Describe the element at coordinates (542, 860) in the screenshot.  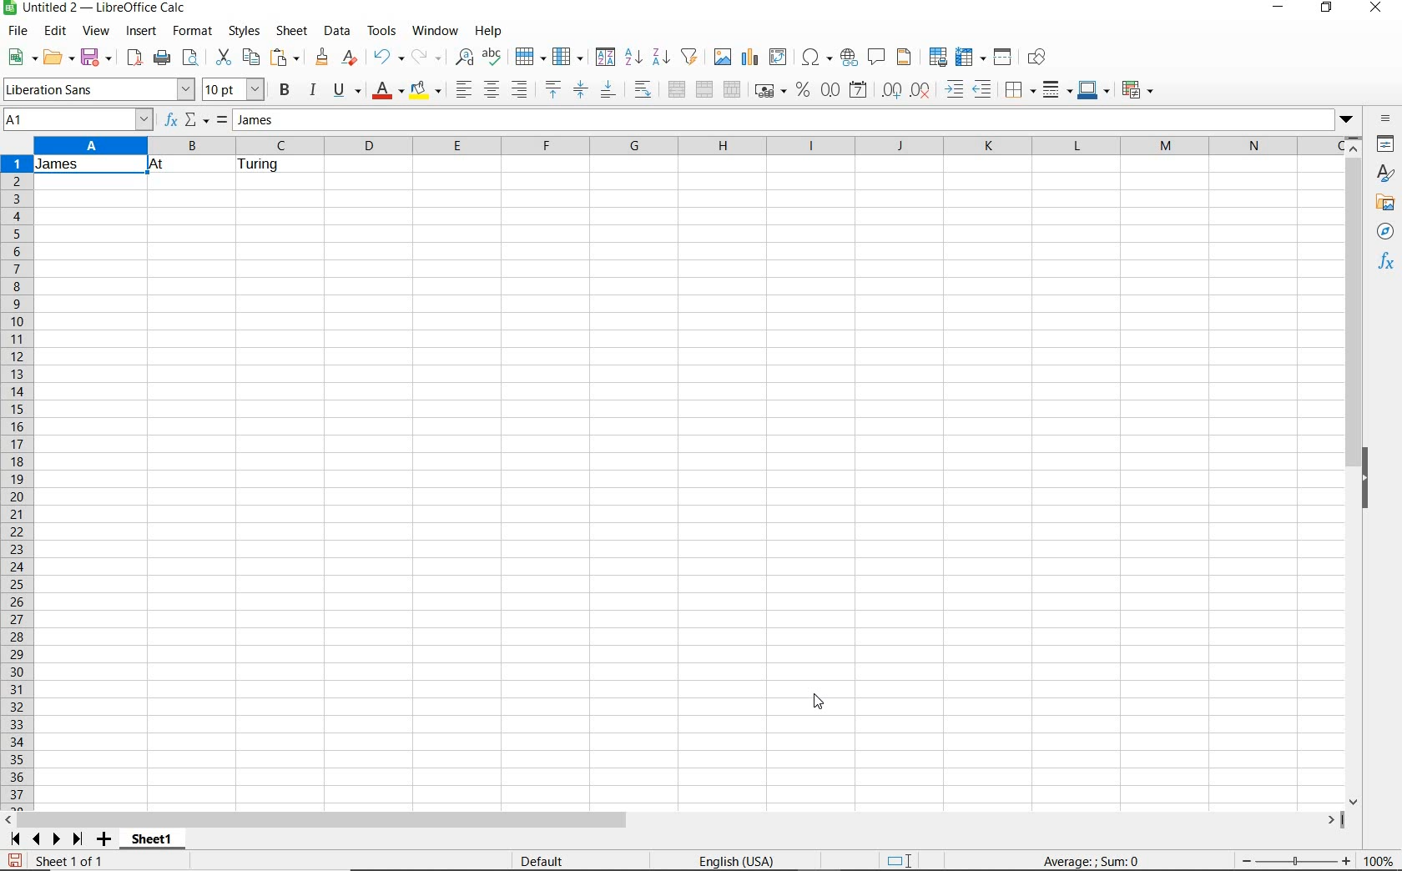
I see `default` at that location.